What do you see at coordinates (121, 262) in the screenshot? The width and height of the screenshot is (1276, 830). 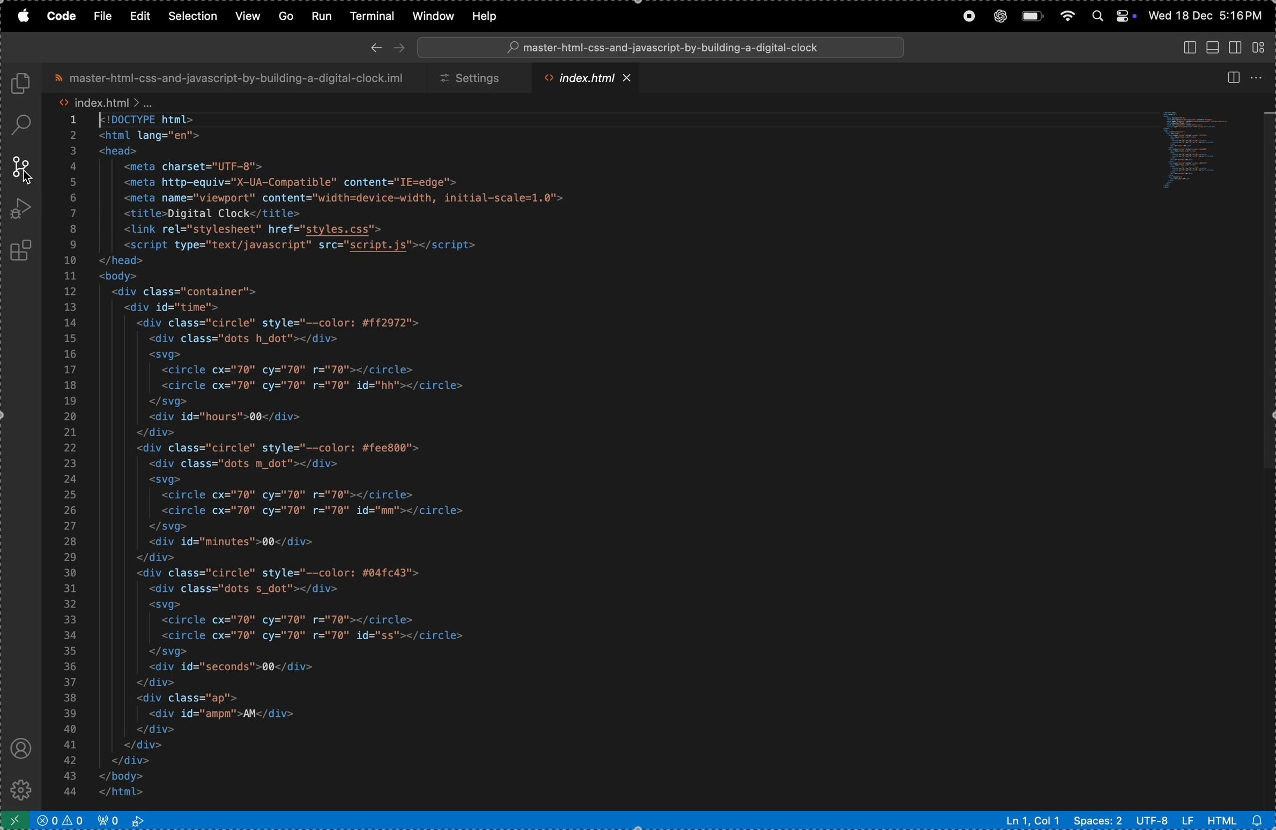 I see `</head>` at bounding box center [121, 262].